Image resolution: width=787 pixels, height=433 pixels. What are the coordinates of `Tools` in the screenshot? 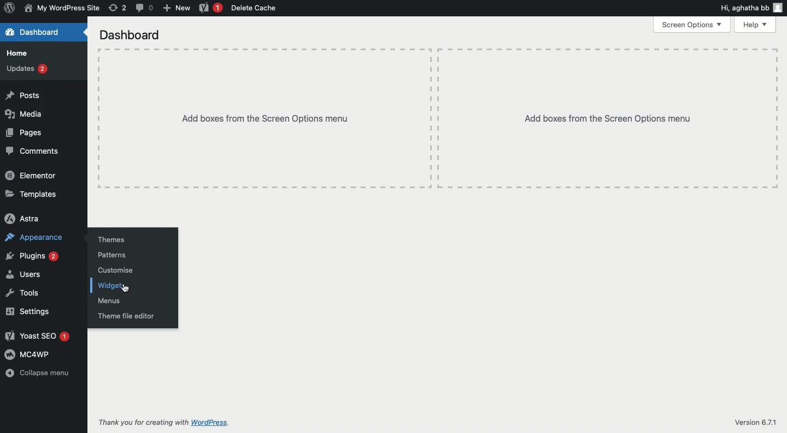 It's located at (22, 292).